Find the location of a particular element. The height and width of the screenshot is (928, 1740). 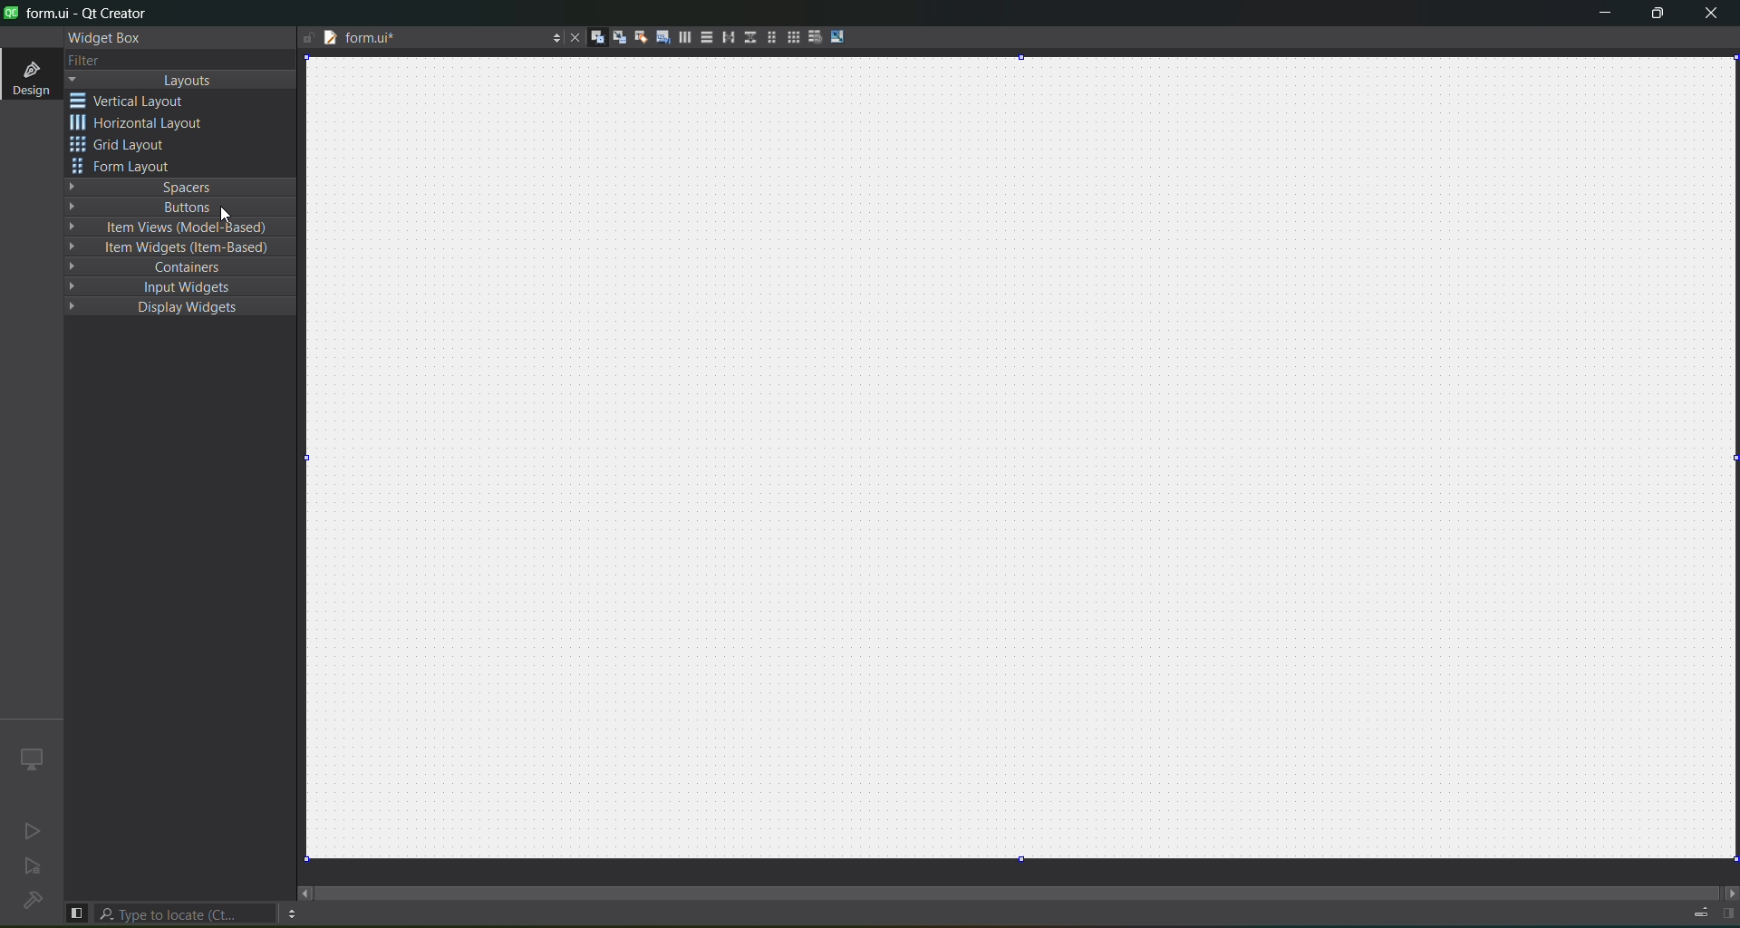

widget box is located at coordinates (101, 37).